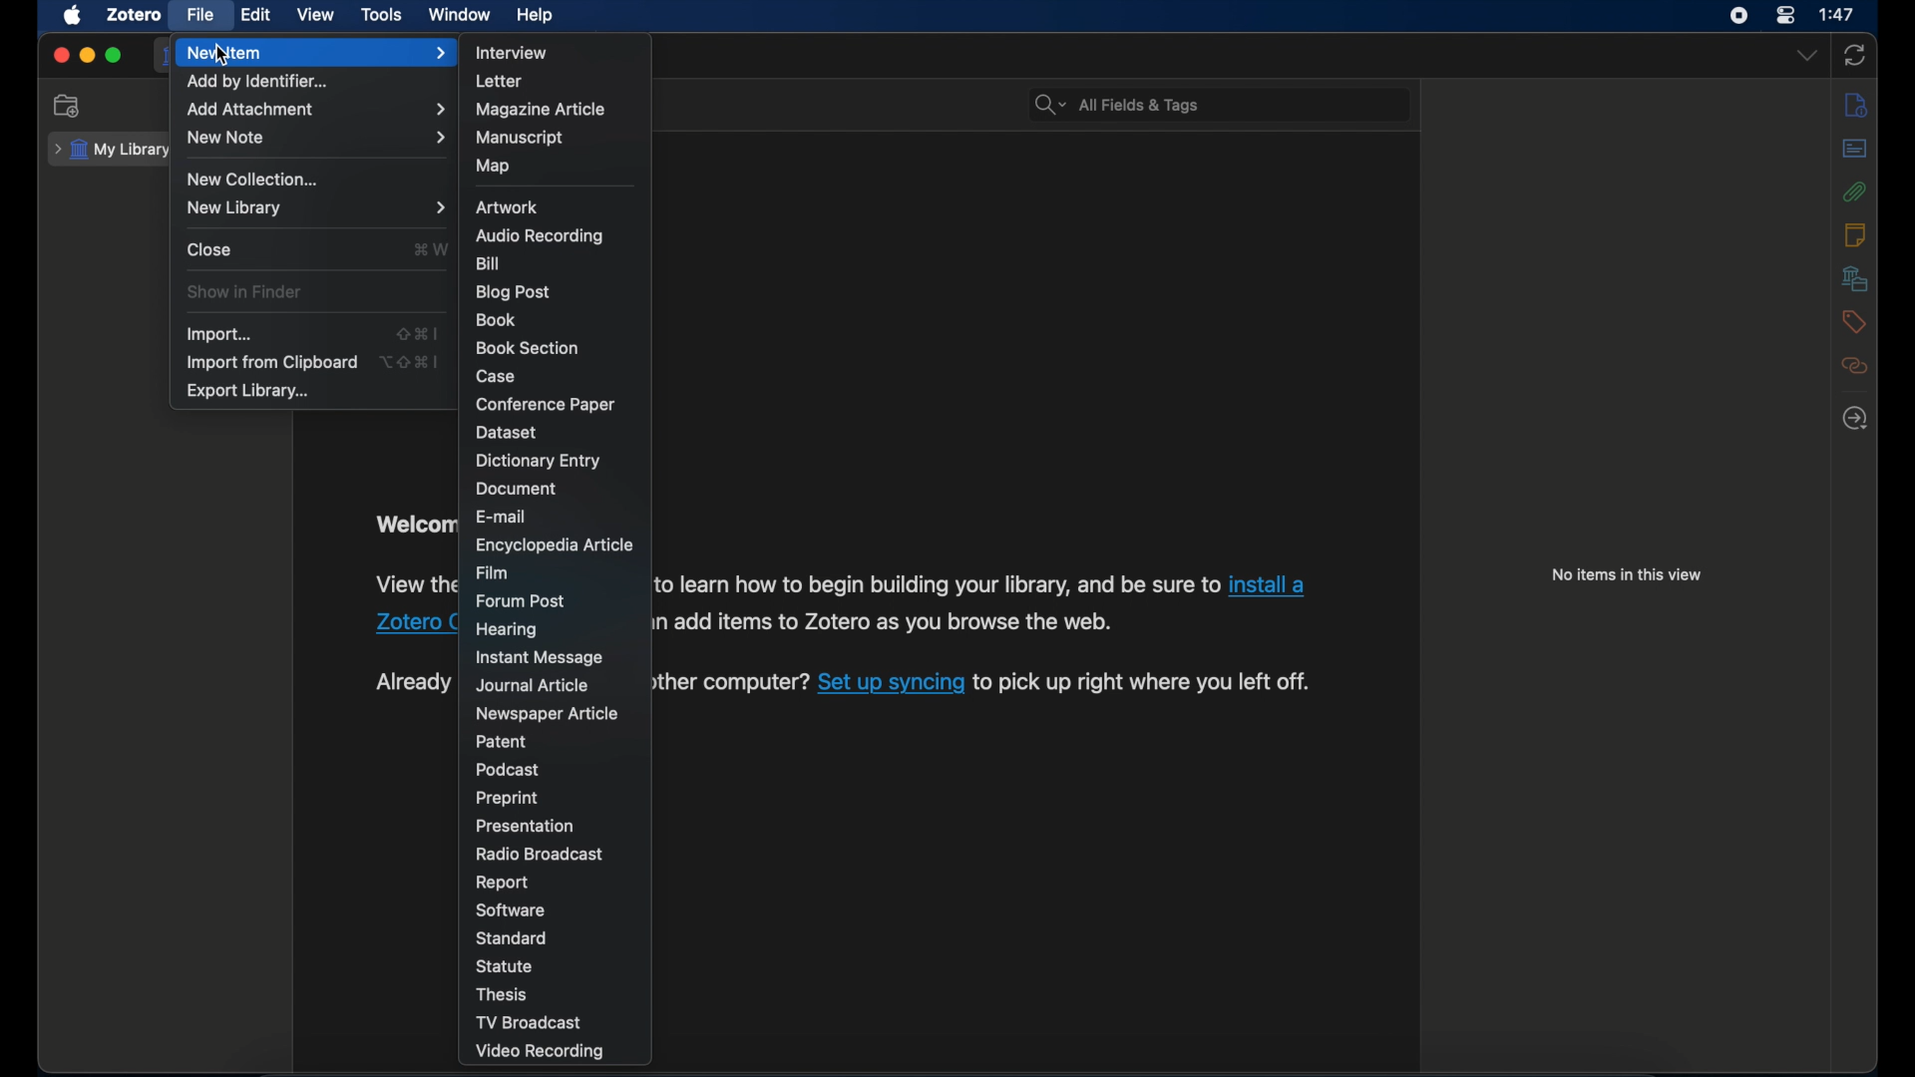 The image size is (1915, 1077). Describe the element at coordinates (1855, 418) in the screenshot. I see `locate` at that location.